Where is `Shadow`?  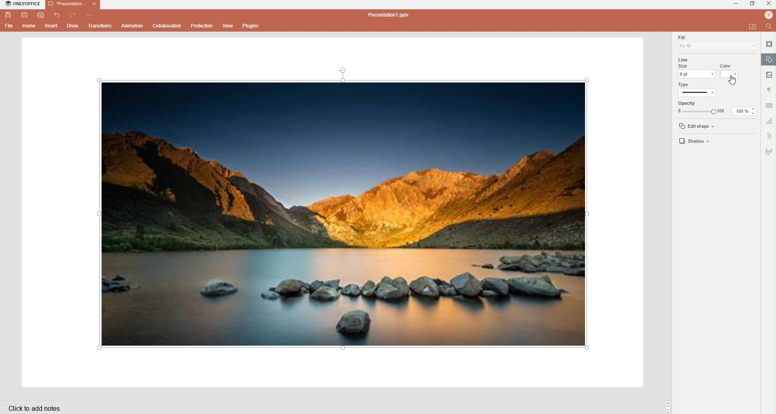
Shadow is located at coordinates (696, 145).